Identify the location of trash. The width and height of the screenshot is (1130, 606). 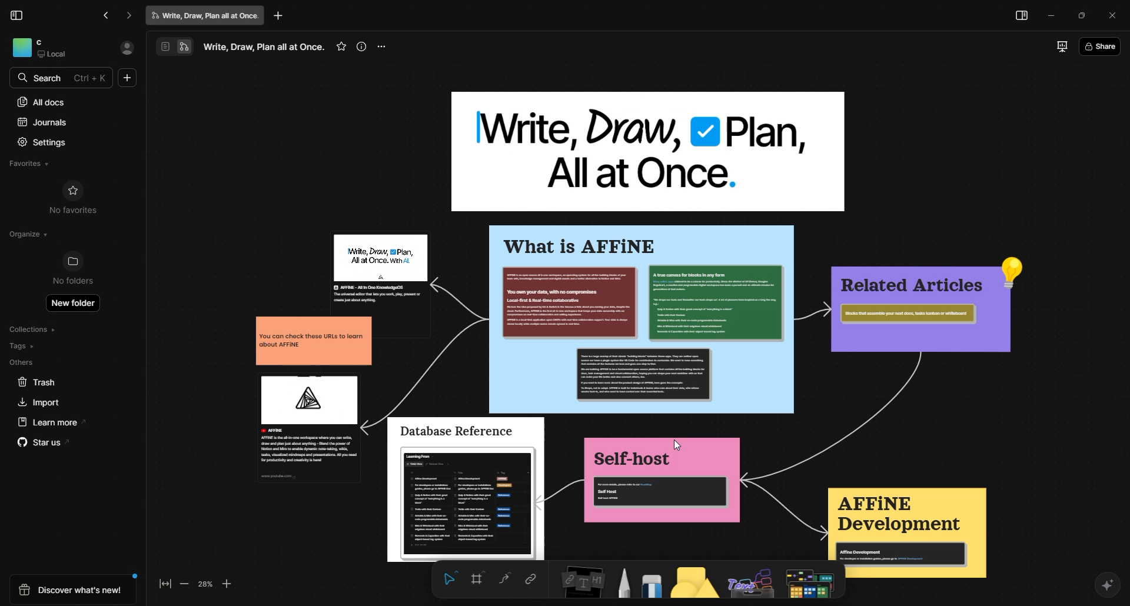
(37, 382).